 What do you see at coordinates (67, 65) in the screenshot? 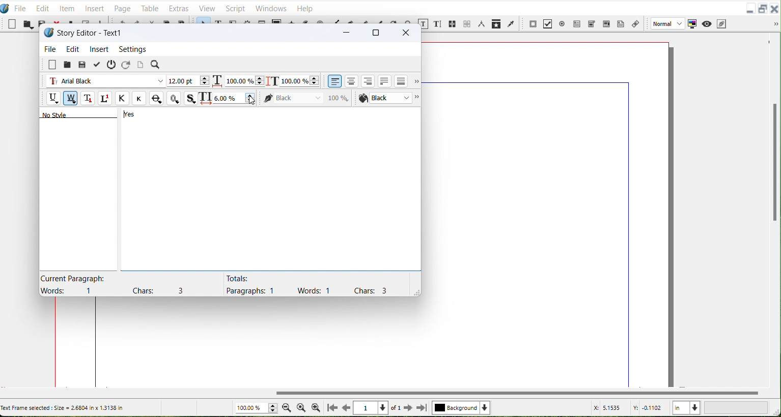
I see `Load from file` at bounding box center [67, 65].